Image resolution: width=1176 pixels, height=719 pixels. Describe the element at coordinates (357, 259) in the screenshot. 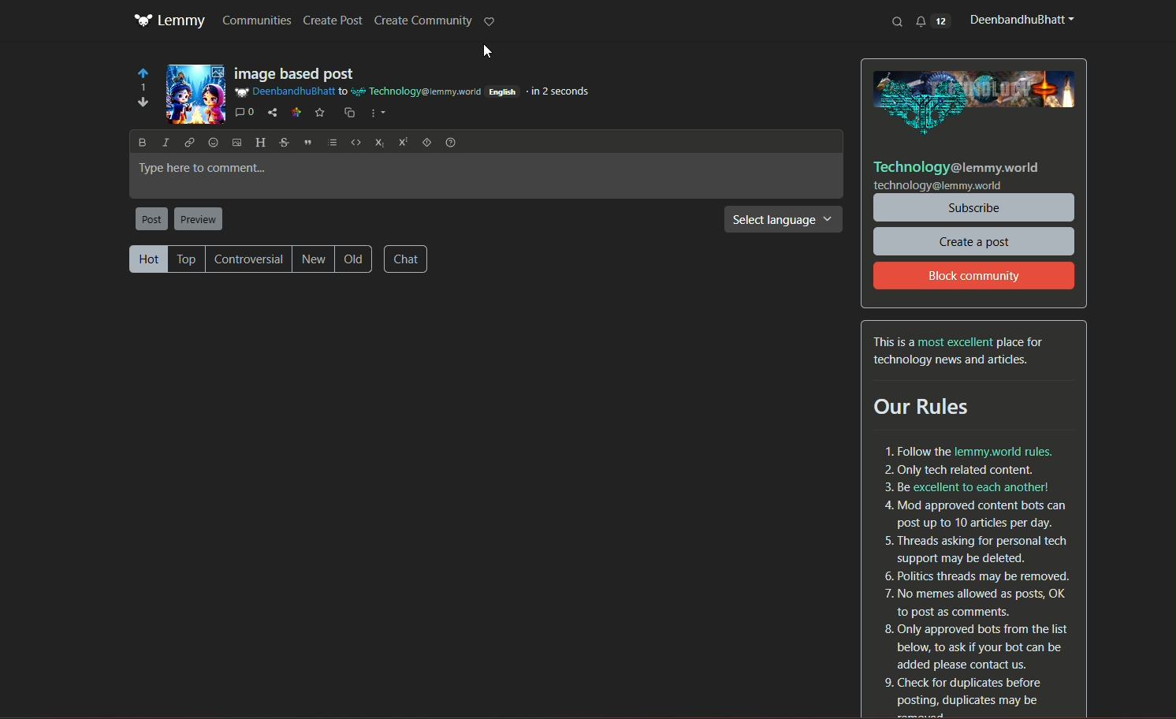

I see `old` at that location.